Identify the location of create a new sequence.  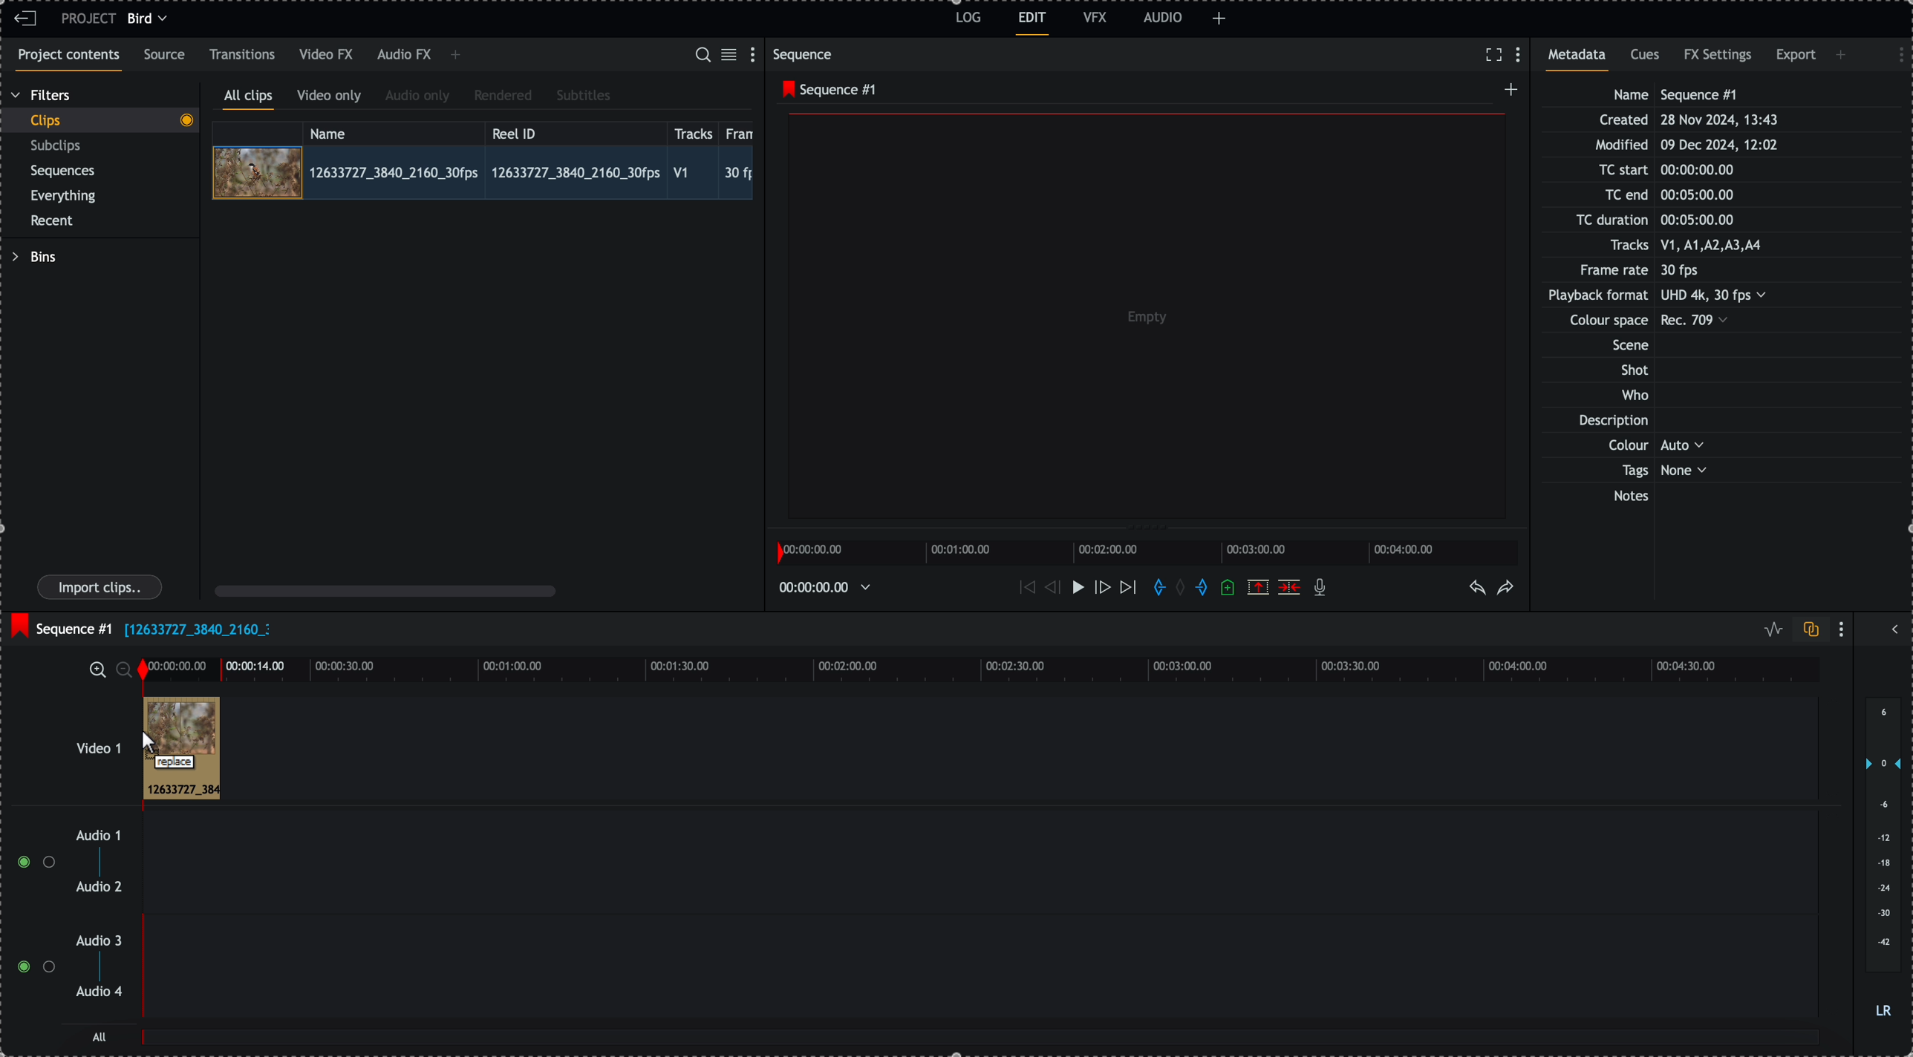
(1508, 94).